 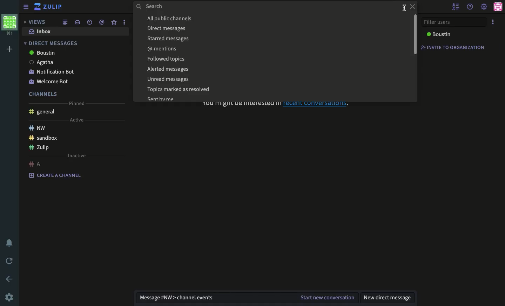 I want to click on sidebar, so click(x=26, y=7).